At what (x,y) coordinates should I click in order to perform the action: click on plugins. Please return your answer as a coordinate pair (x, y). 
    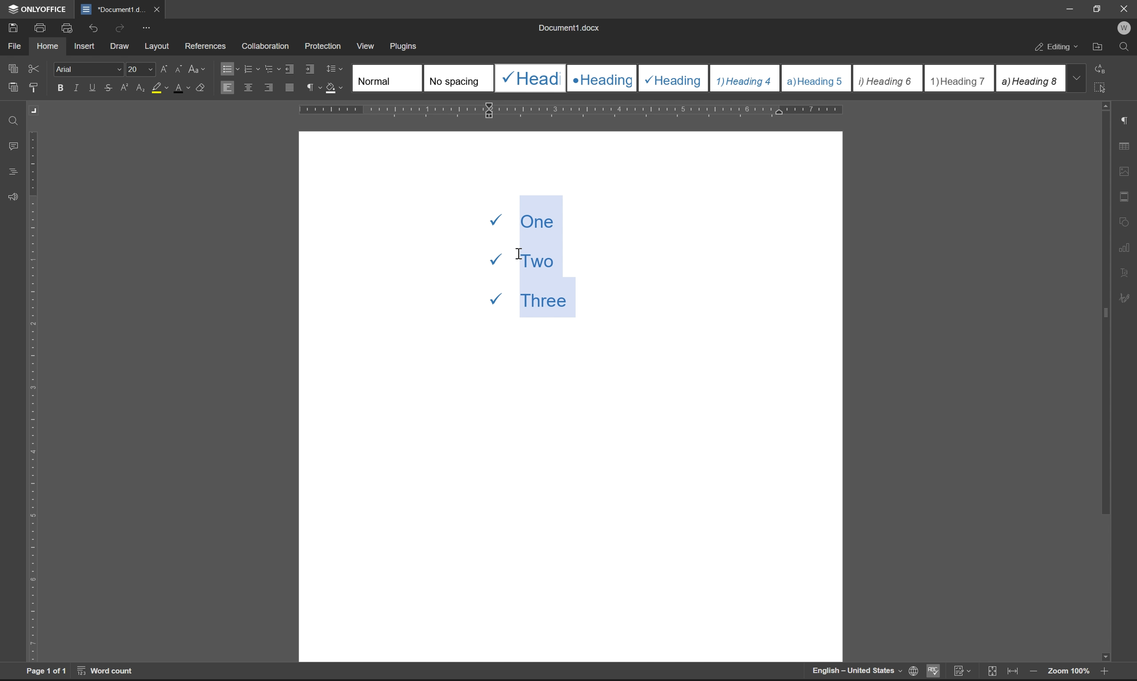
    Looking at the image, I should click on (404, 47).